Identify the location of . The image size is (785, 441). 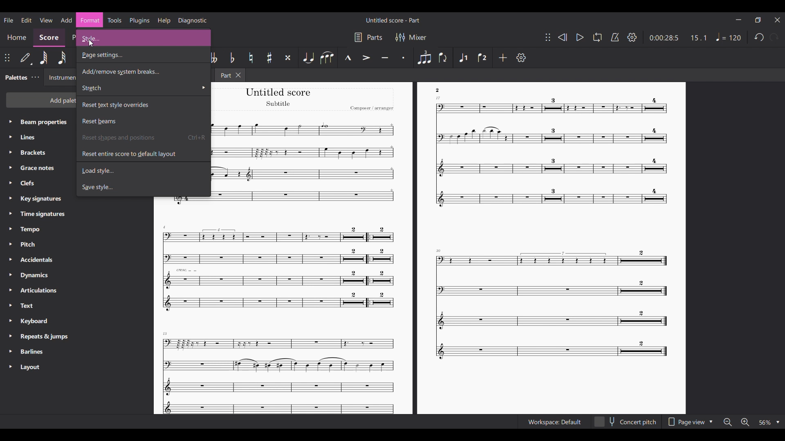
(305, 163).